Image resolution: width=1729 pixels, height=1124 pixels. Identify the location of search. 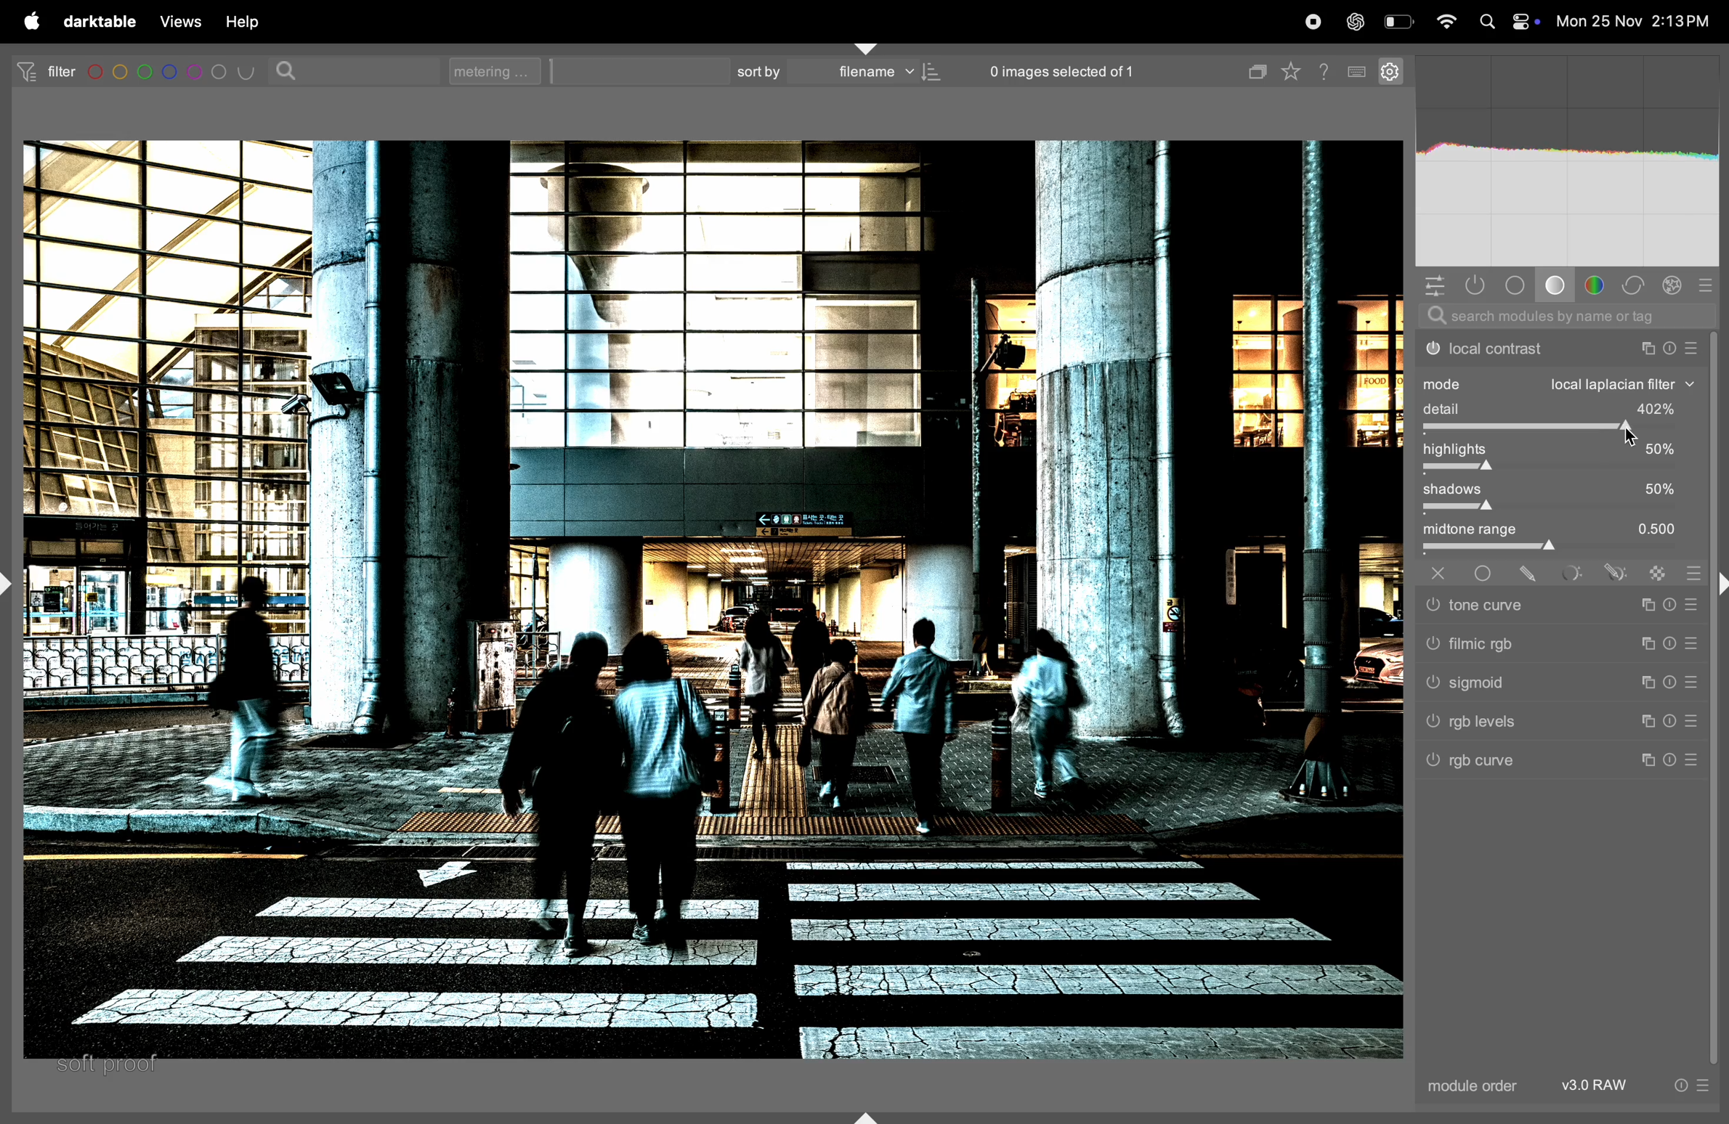
(1559, 319).